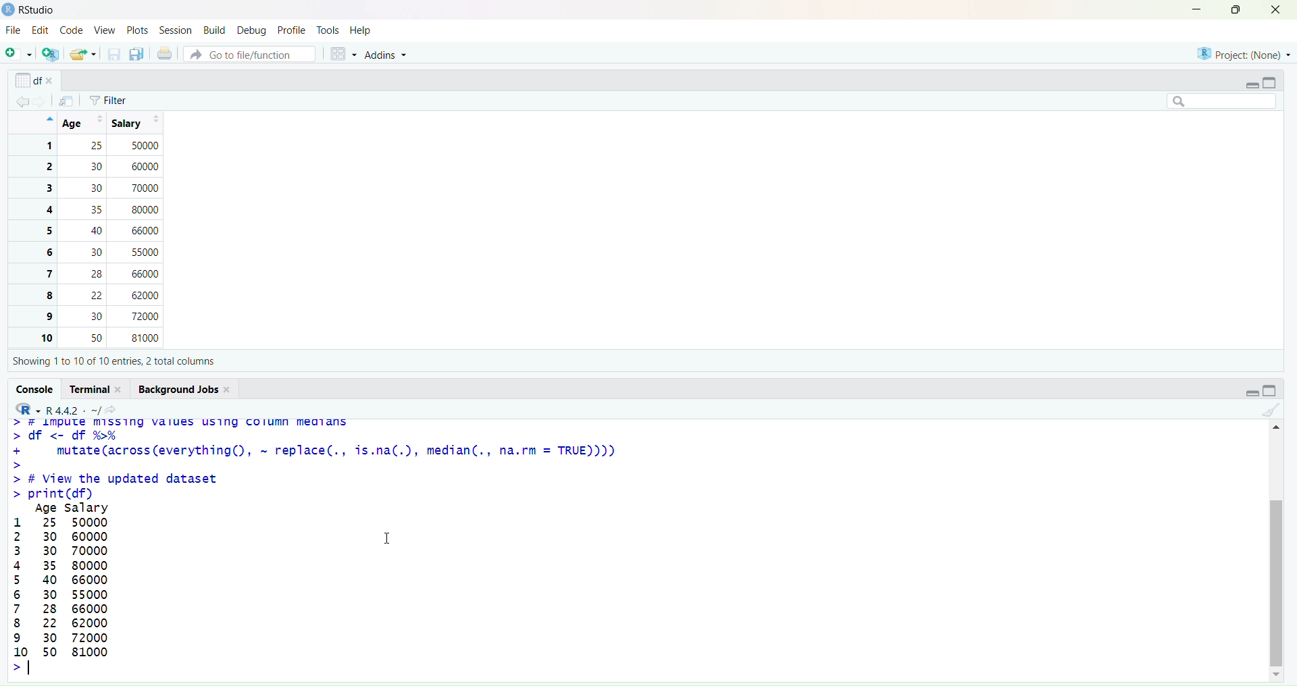  What do you see at coordinates (344, 55) in the screenshot?
I see `workspace panes` at bounding box center [344, 55].